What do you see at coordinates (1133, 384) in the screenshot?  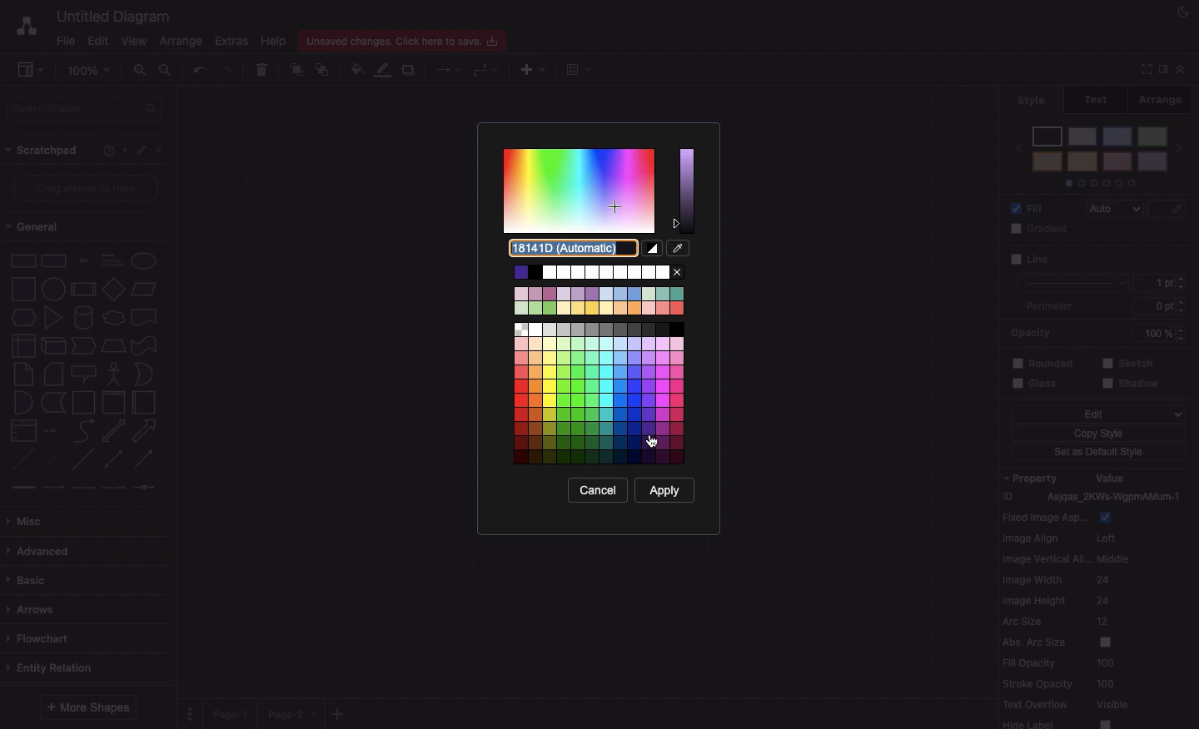 I see `shadow` at bounding box center [1133, 384].